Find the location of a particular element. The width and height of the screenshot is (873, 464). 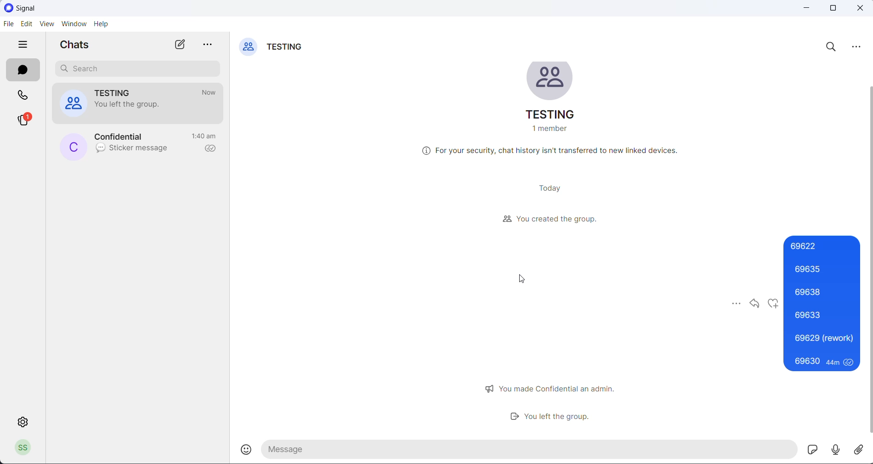

more options is located at coordinates (210, 46).